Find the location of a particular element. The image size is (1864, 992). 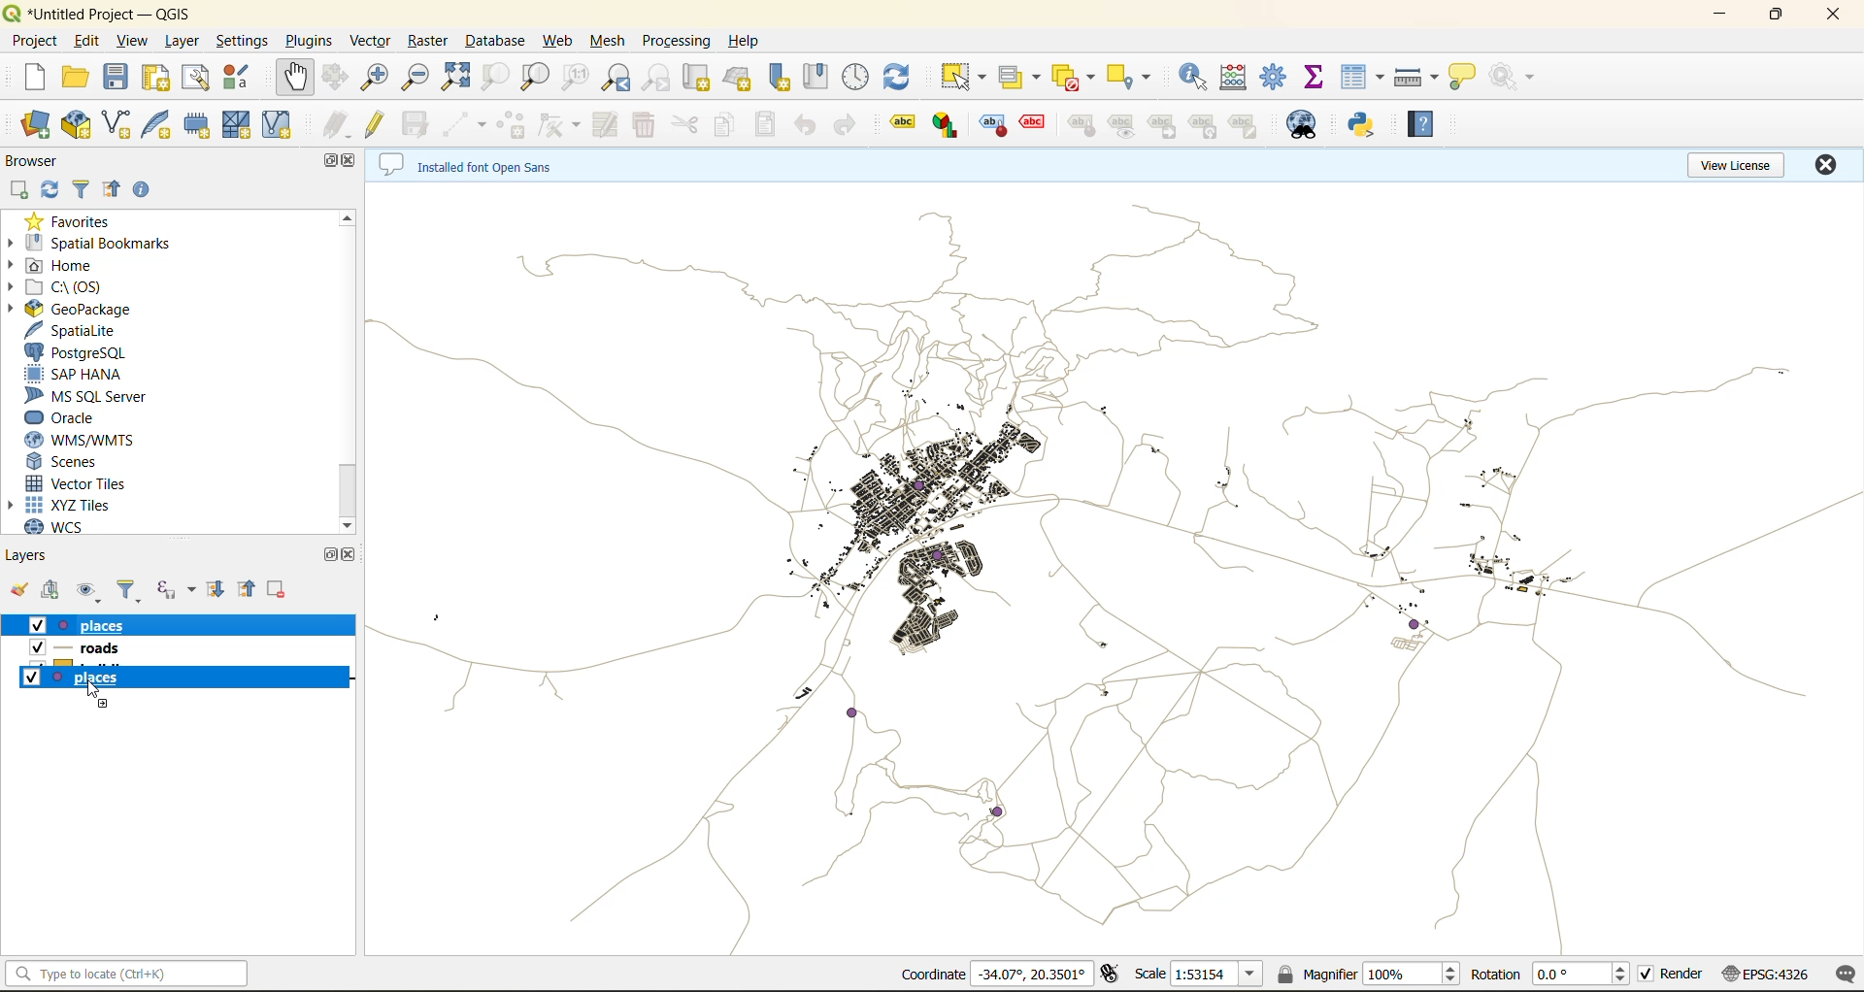

save edits is located at coordinates (411, 129).